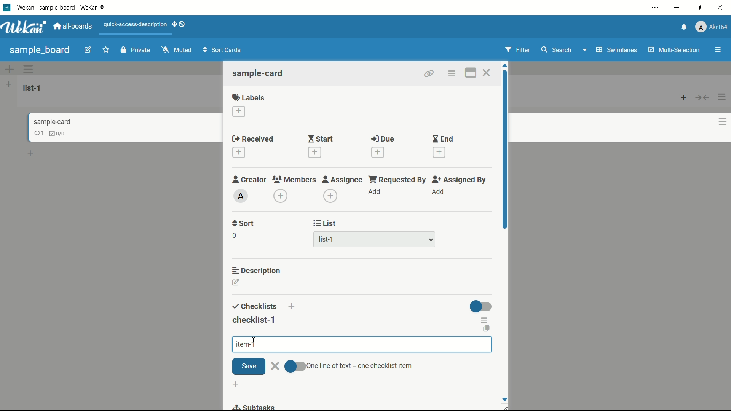 This screenshot has width=731, height=411. Describe the element at coordinates (655, 8) in the screenshot. I see `settings and more` at that location.